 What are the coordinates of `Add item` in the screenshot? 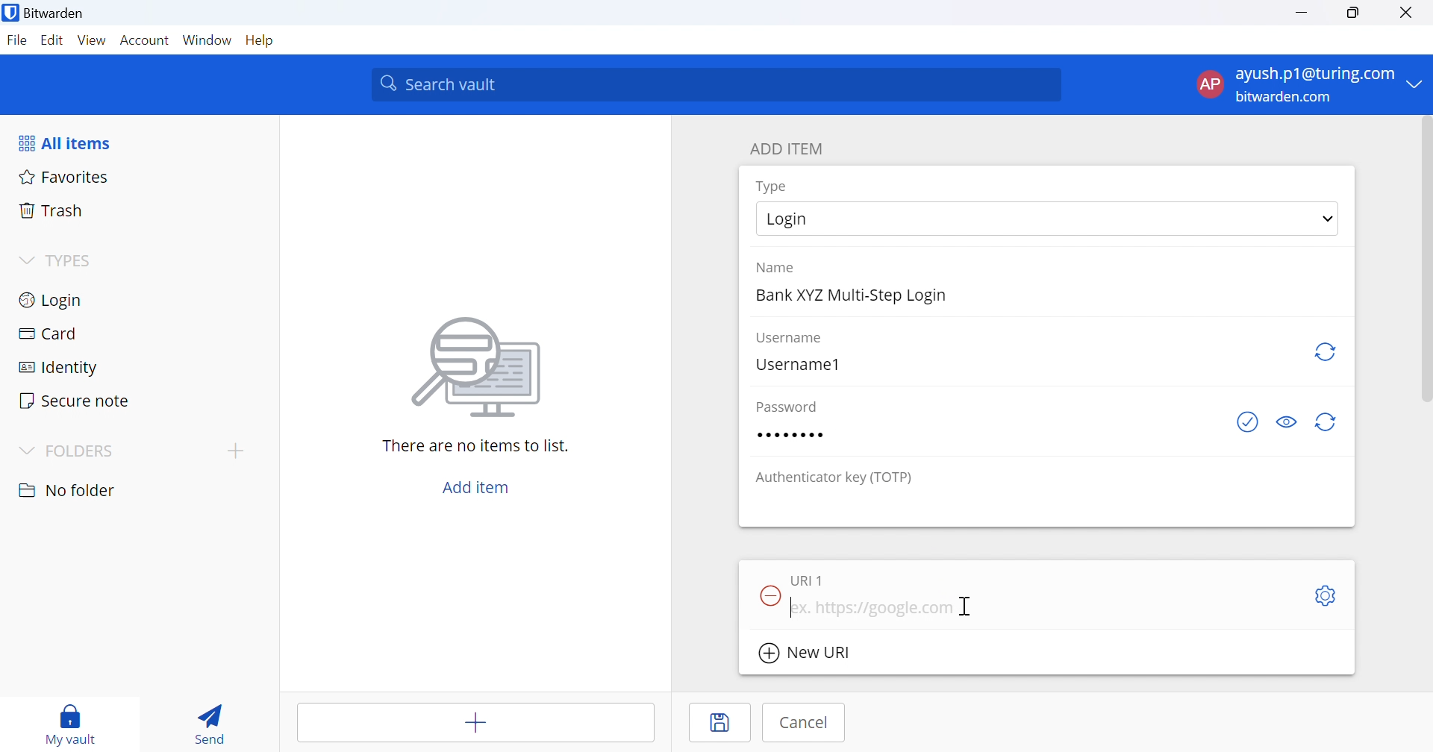 It's located at (478, 722).